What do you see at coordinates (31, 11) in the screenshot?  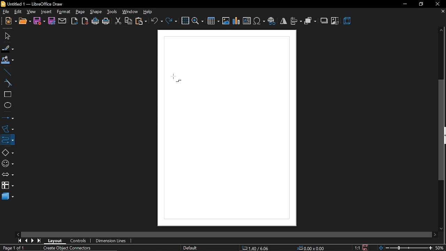 I see `view` at bounding box center [31, 11].